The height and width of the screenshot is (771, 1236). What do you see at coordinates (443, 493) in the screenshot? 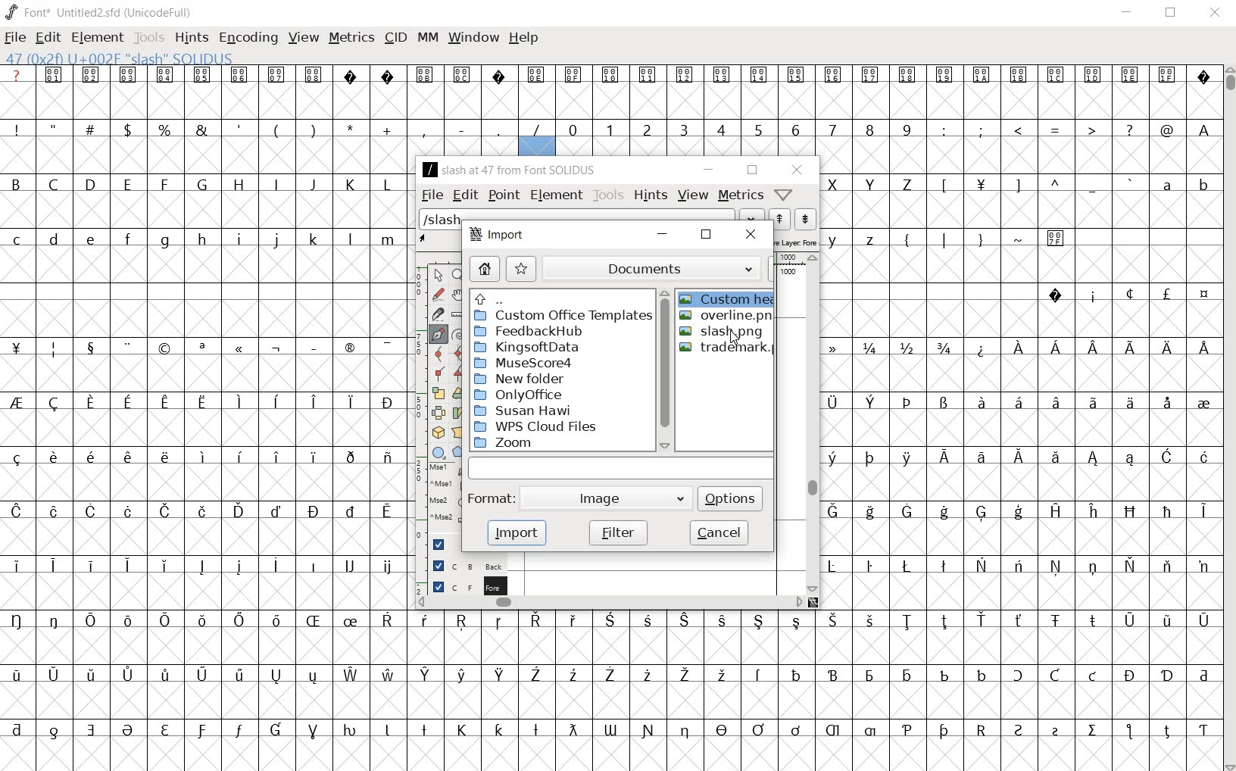
I see `mse1 mse1 mse2 mse2` at bounding box center [443, 493].